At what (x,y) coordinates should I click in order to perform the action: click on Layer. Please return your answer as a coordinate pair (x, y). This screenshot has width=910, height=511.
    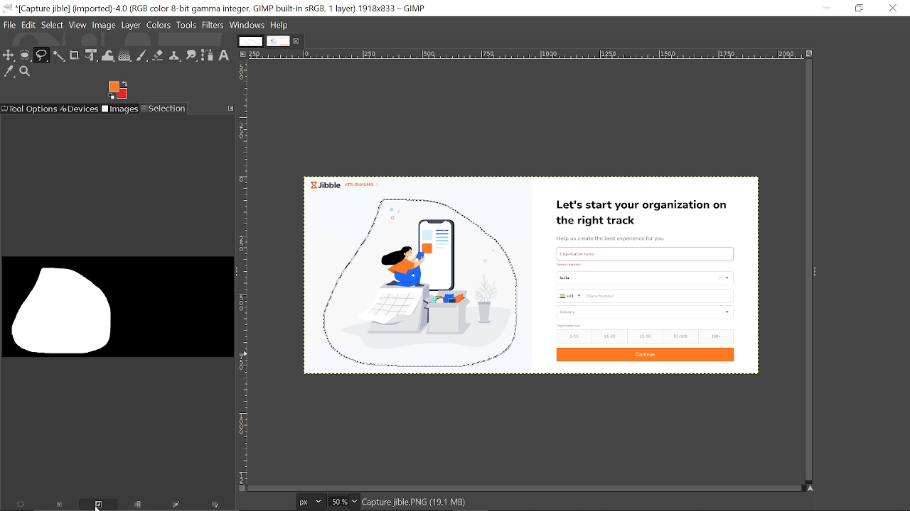
    Looking at the image, I should click on (132, 25).